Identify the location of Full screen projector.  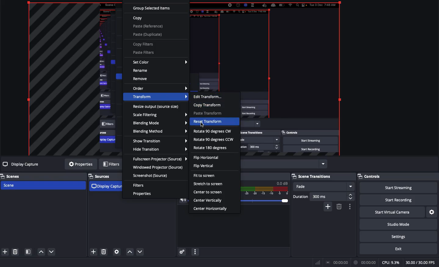
(160, 159).